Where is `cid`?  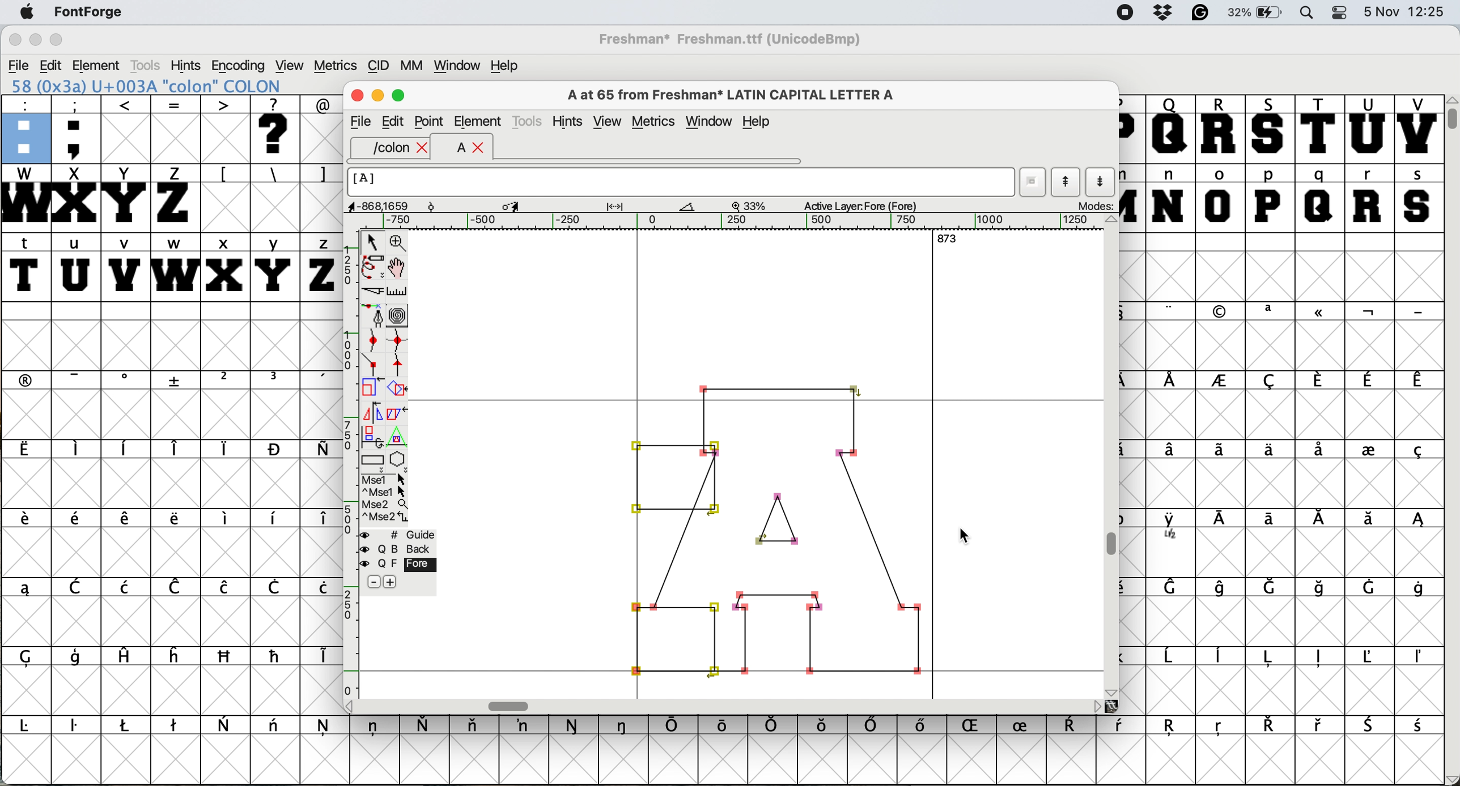 cid is located at coordinates (377, 65).